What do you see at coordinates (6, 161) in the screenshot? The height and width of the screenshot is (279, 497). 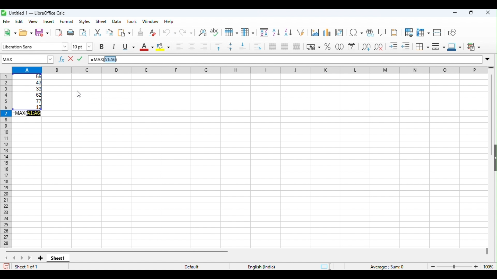 I see `row numbers` at bounding box center [6, 161].